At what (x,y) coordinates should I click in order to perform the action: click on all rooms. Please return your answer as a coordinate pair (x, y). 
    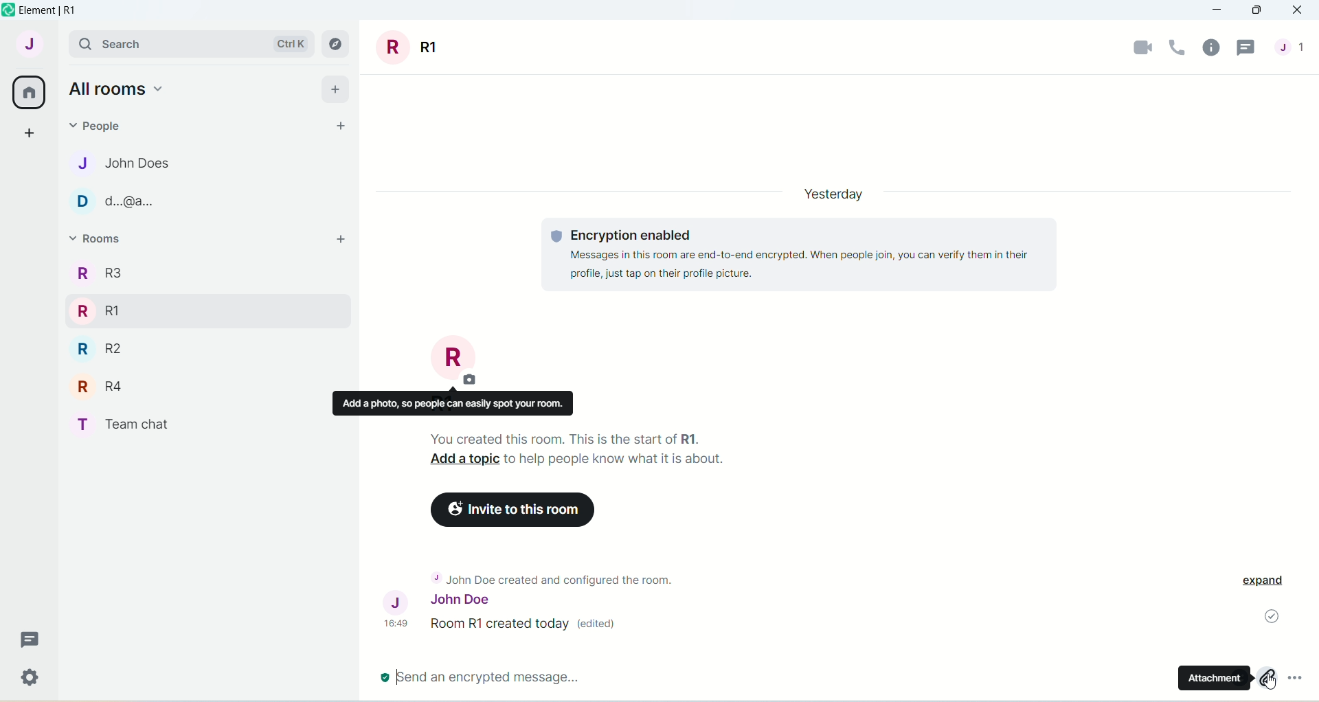
    Looking at the image, I should click on (120, 89).